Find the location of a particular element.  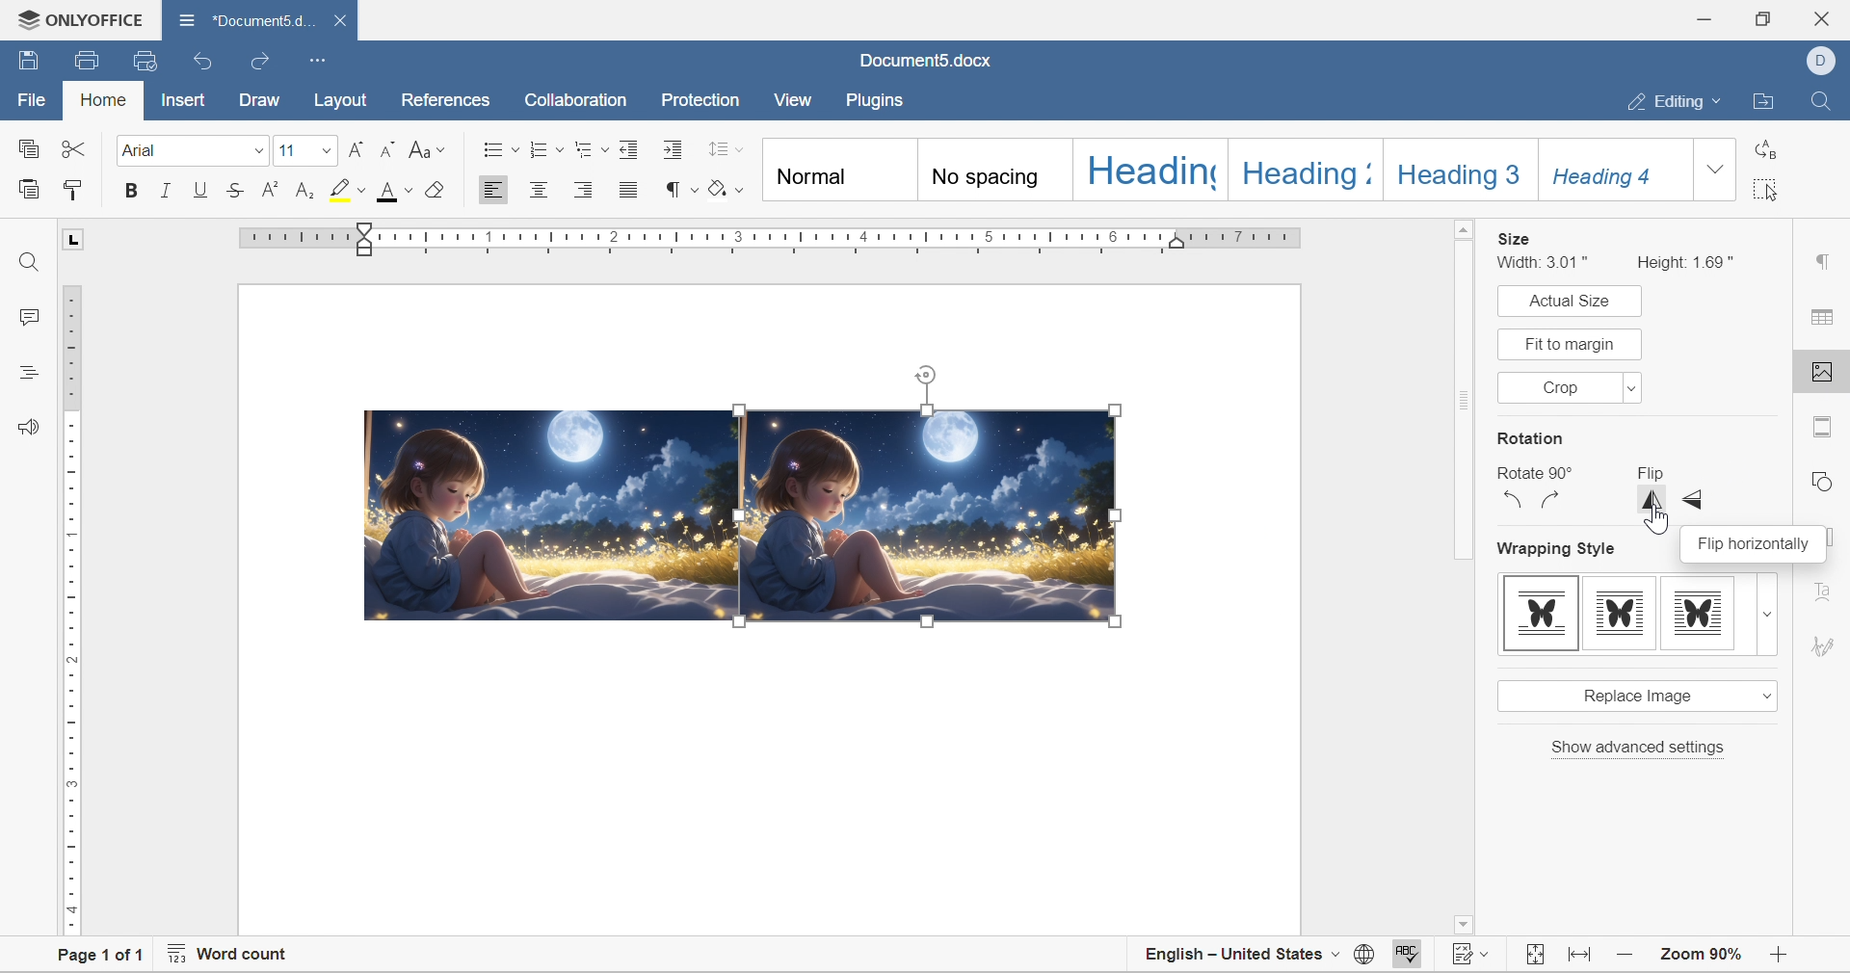

shape settings is located at coordinates (1827, 479).